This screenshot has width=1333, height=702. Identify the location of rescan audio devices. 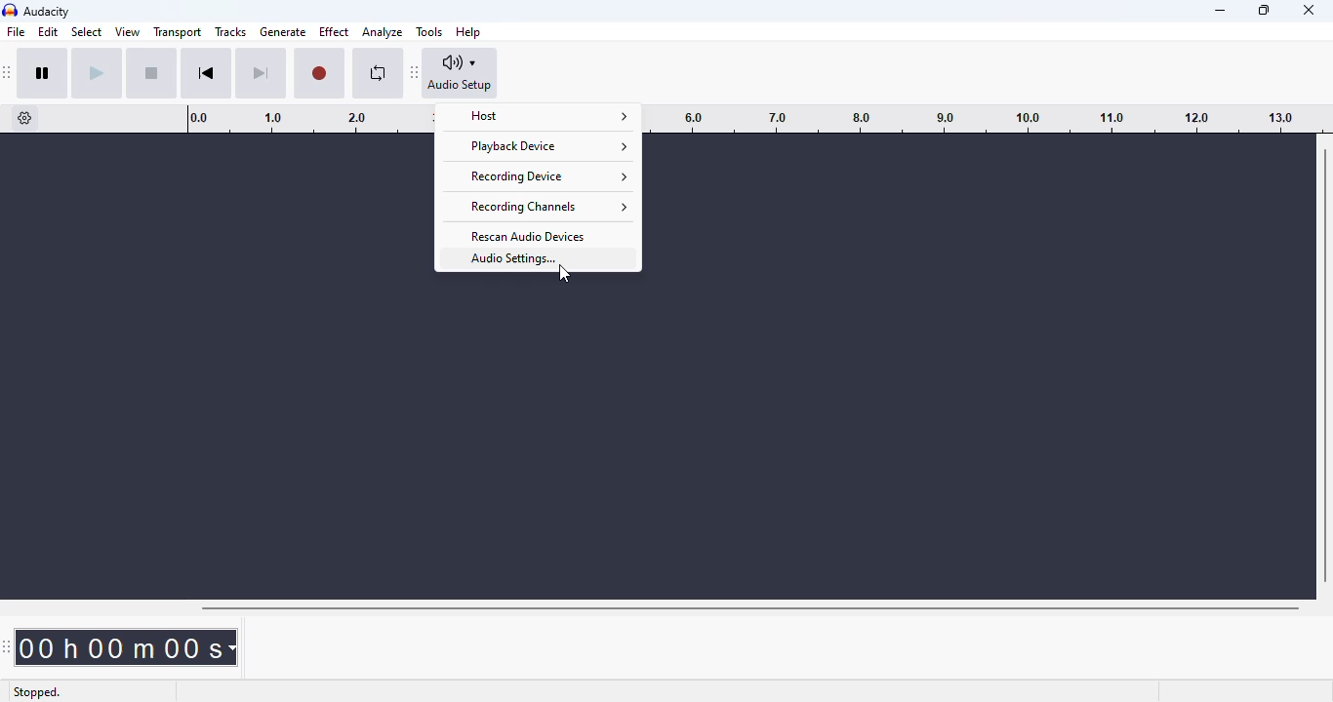
(539, 234).